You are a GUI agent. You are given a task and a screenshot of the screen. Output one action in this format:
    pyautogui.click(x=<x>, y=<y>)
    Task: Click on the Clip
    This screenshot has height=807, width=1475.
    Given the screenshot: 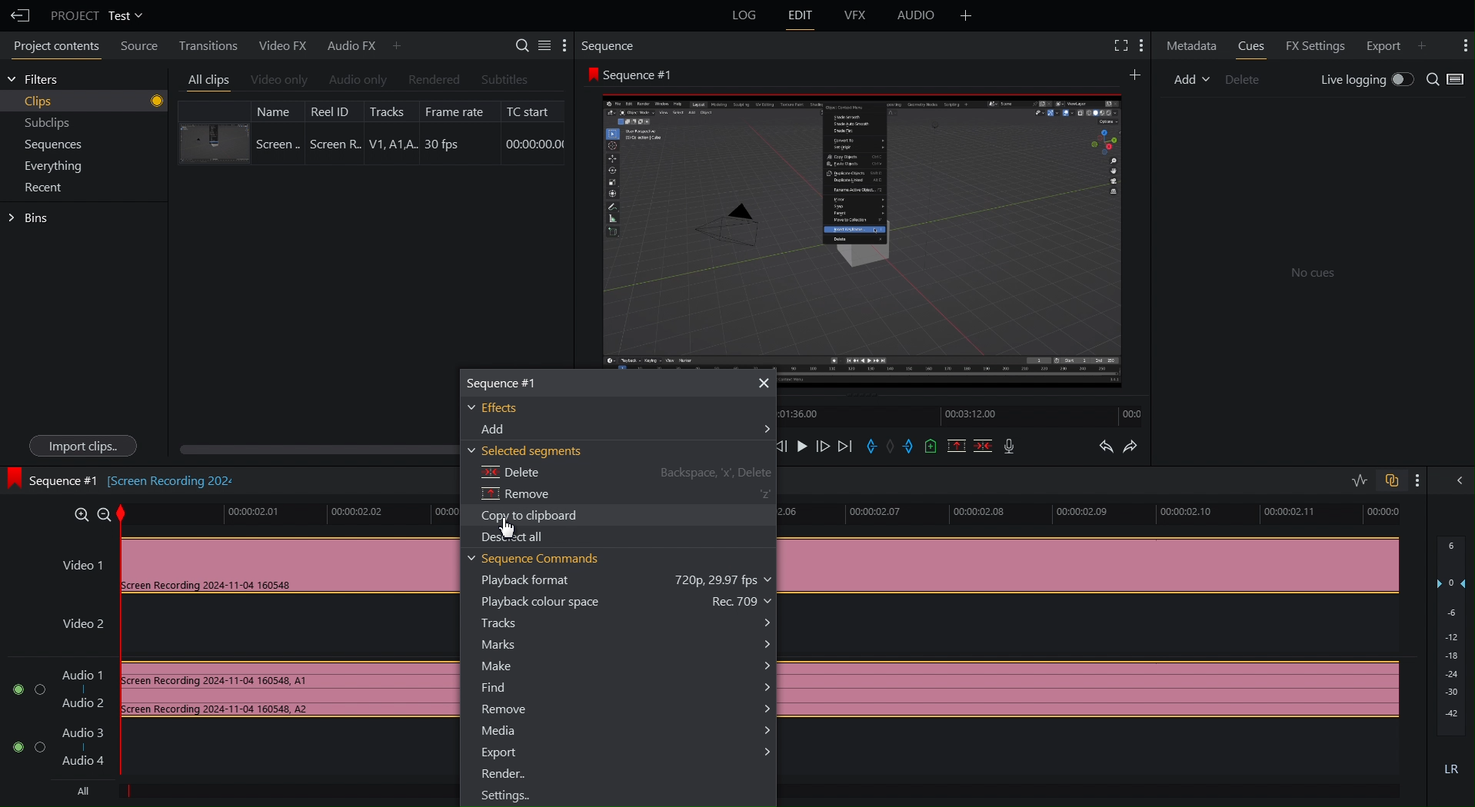 What is the action you would take?
    pyautogui.click(x=371, y=131)
    